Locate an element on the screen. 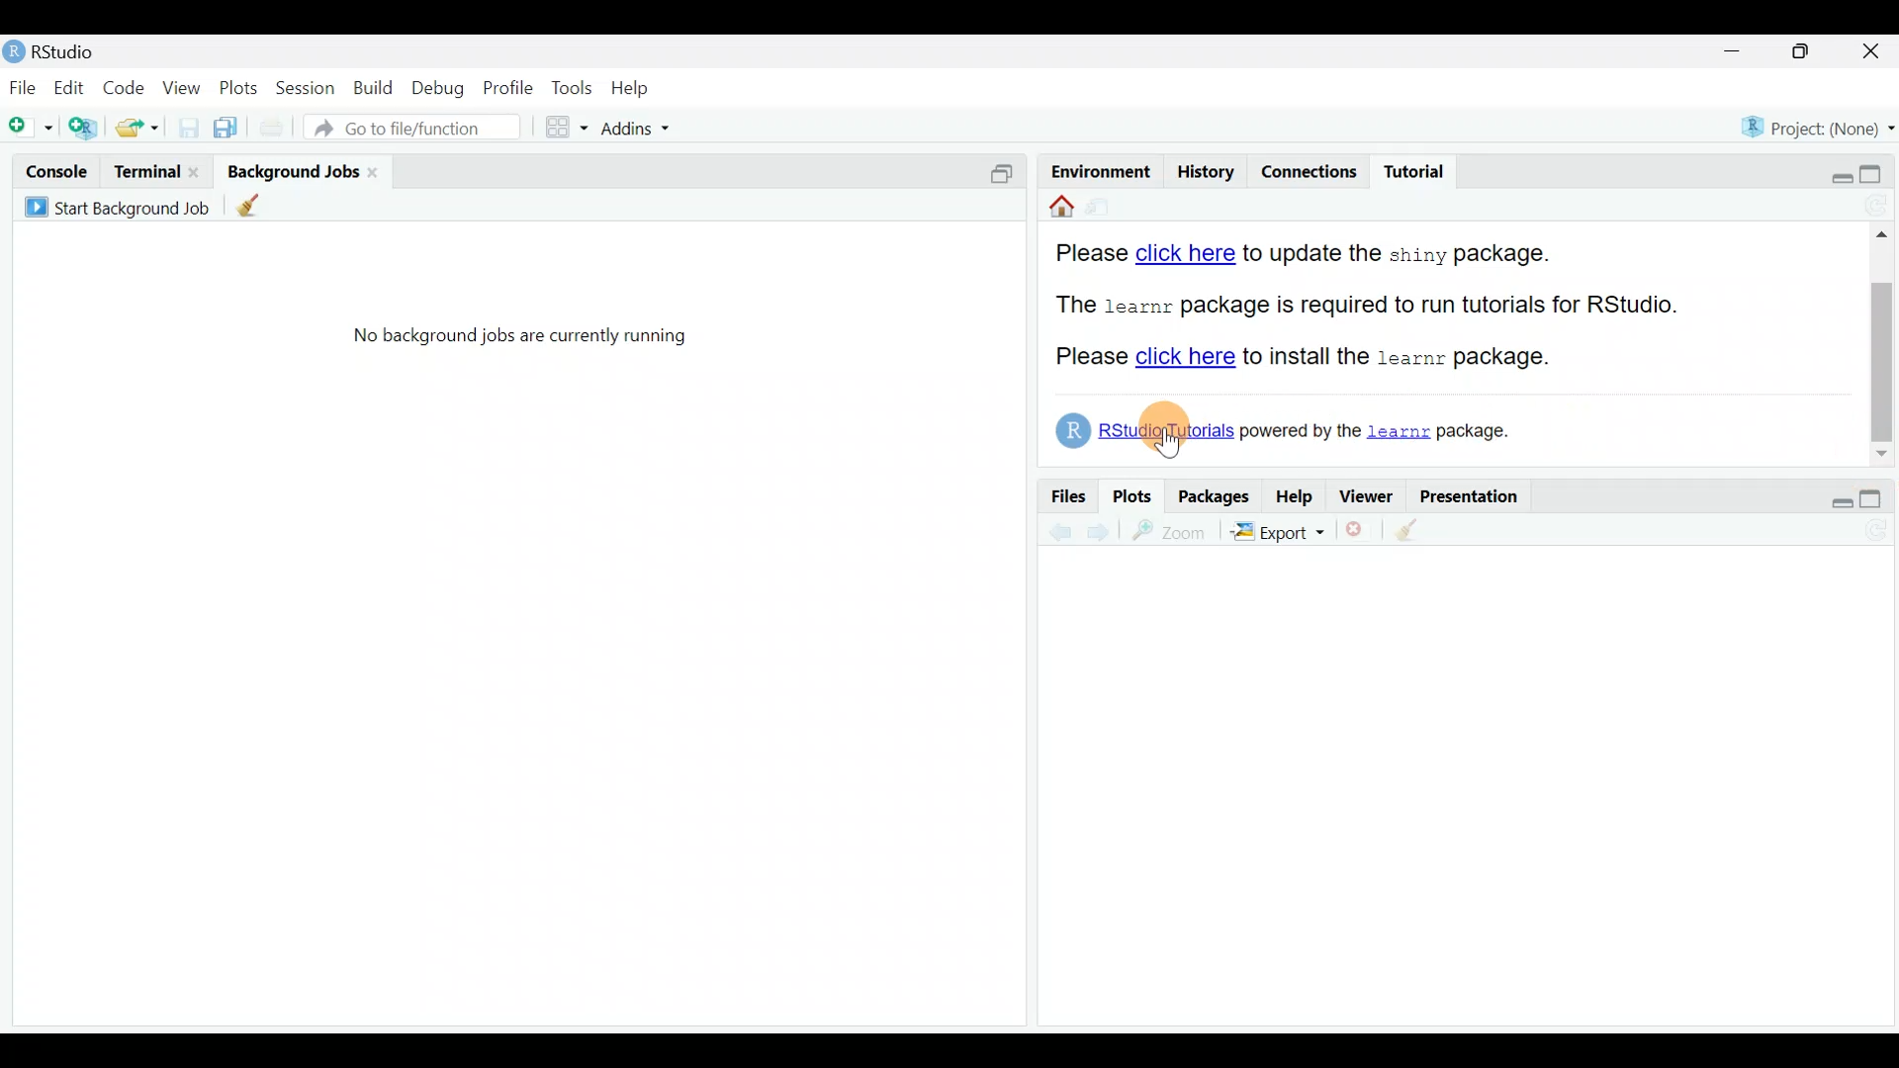  Export is located at coordinates (1278, 532).